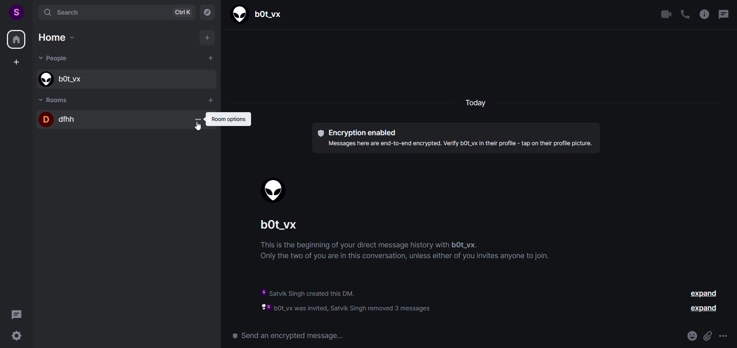 The image size is (737, 348). Describe the element at coordinates (274, 191) in the screenshot. I see `display picture` at that location.